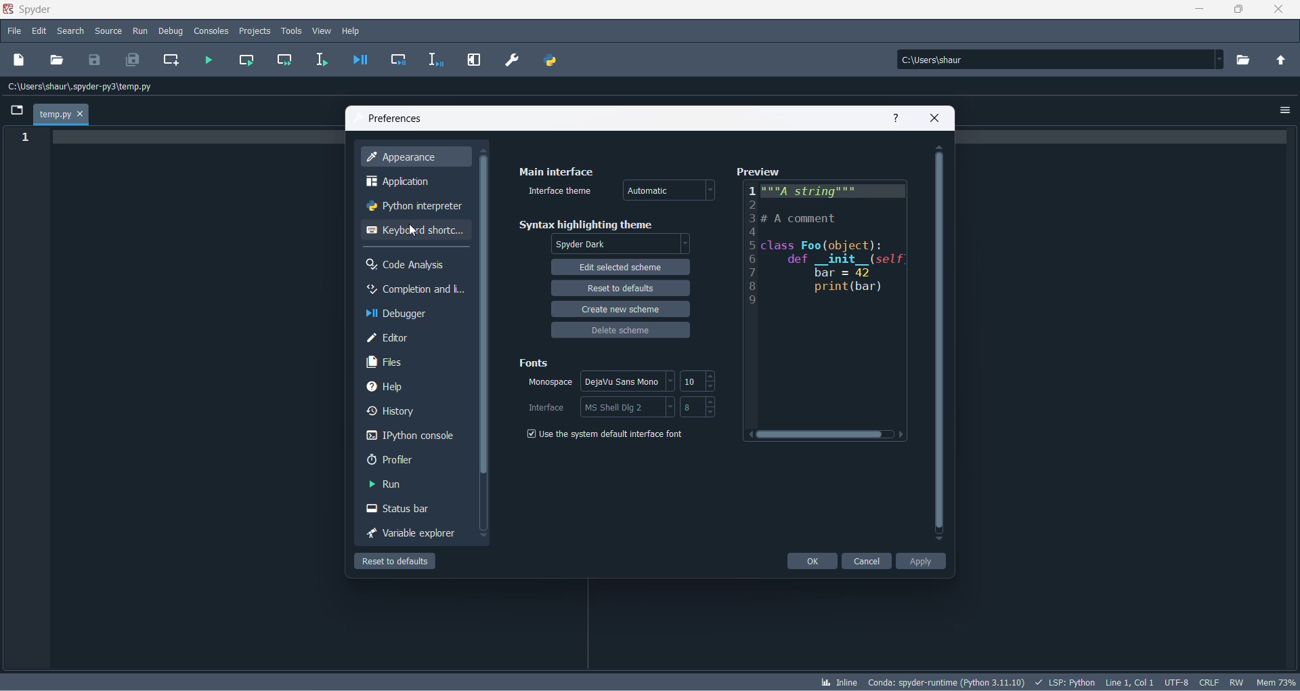  Describe the element at coordinates (712, 412) in the screenshot. I see `decrement` at that location.